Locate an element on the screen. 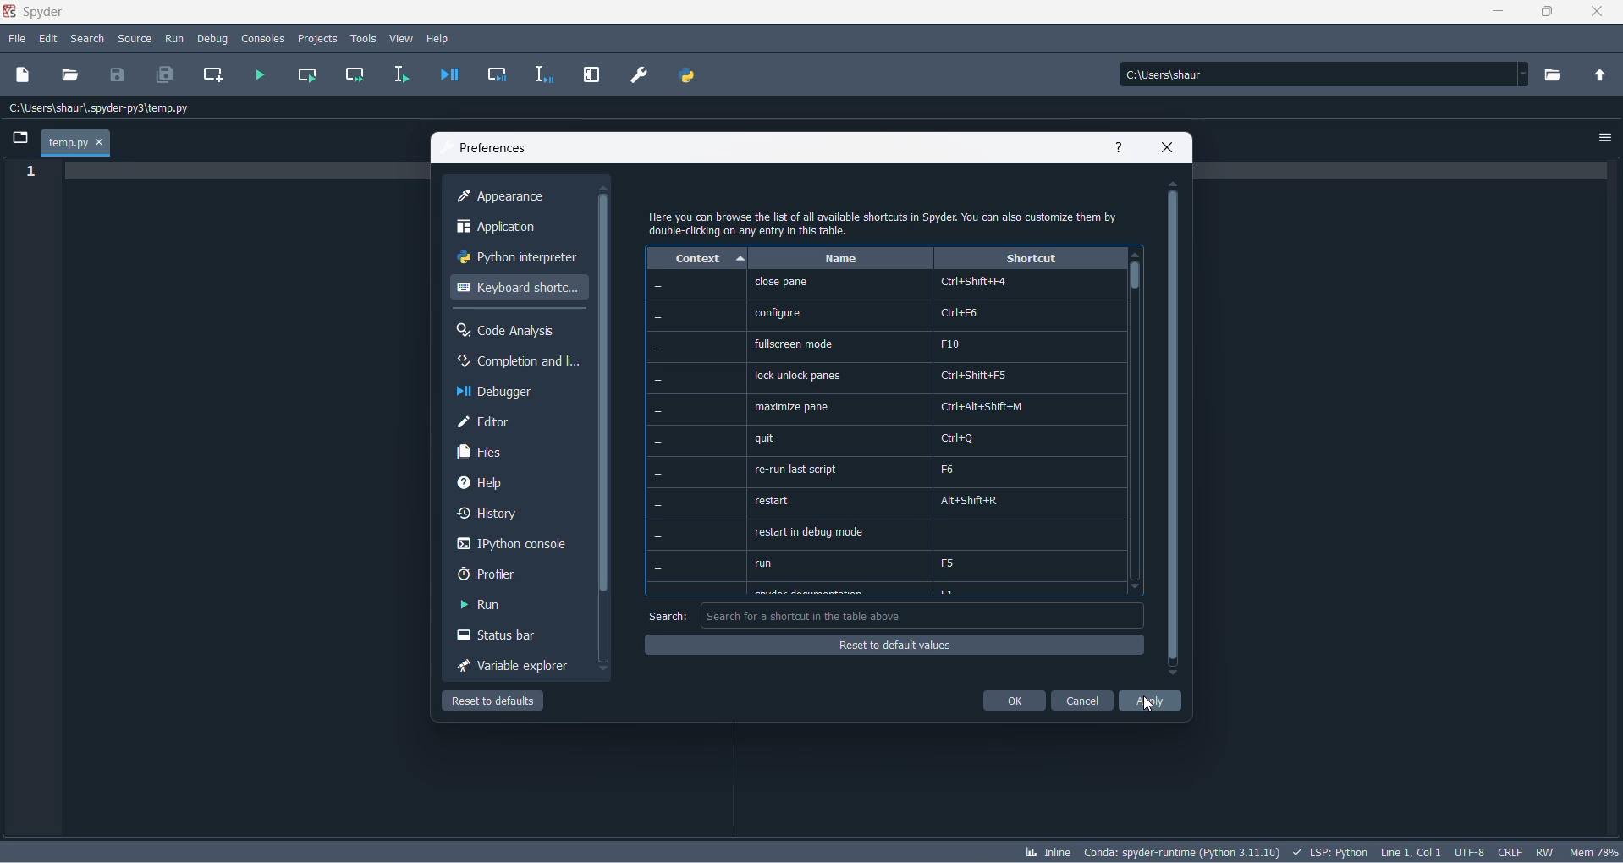  run selection is located at coordinates (399, 75).